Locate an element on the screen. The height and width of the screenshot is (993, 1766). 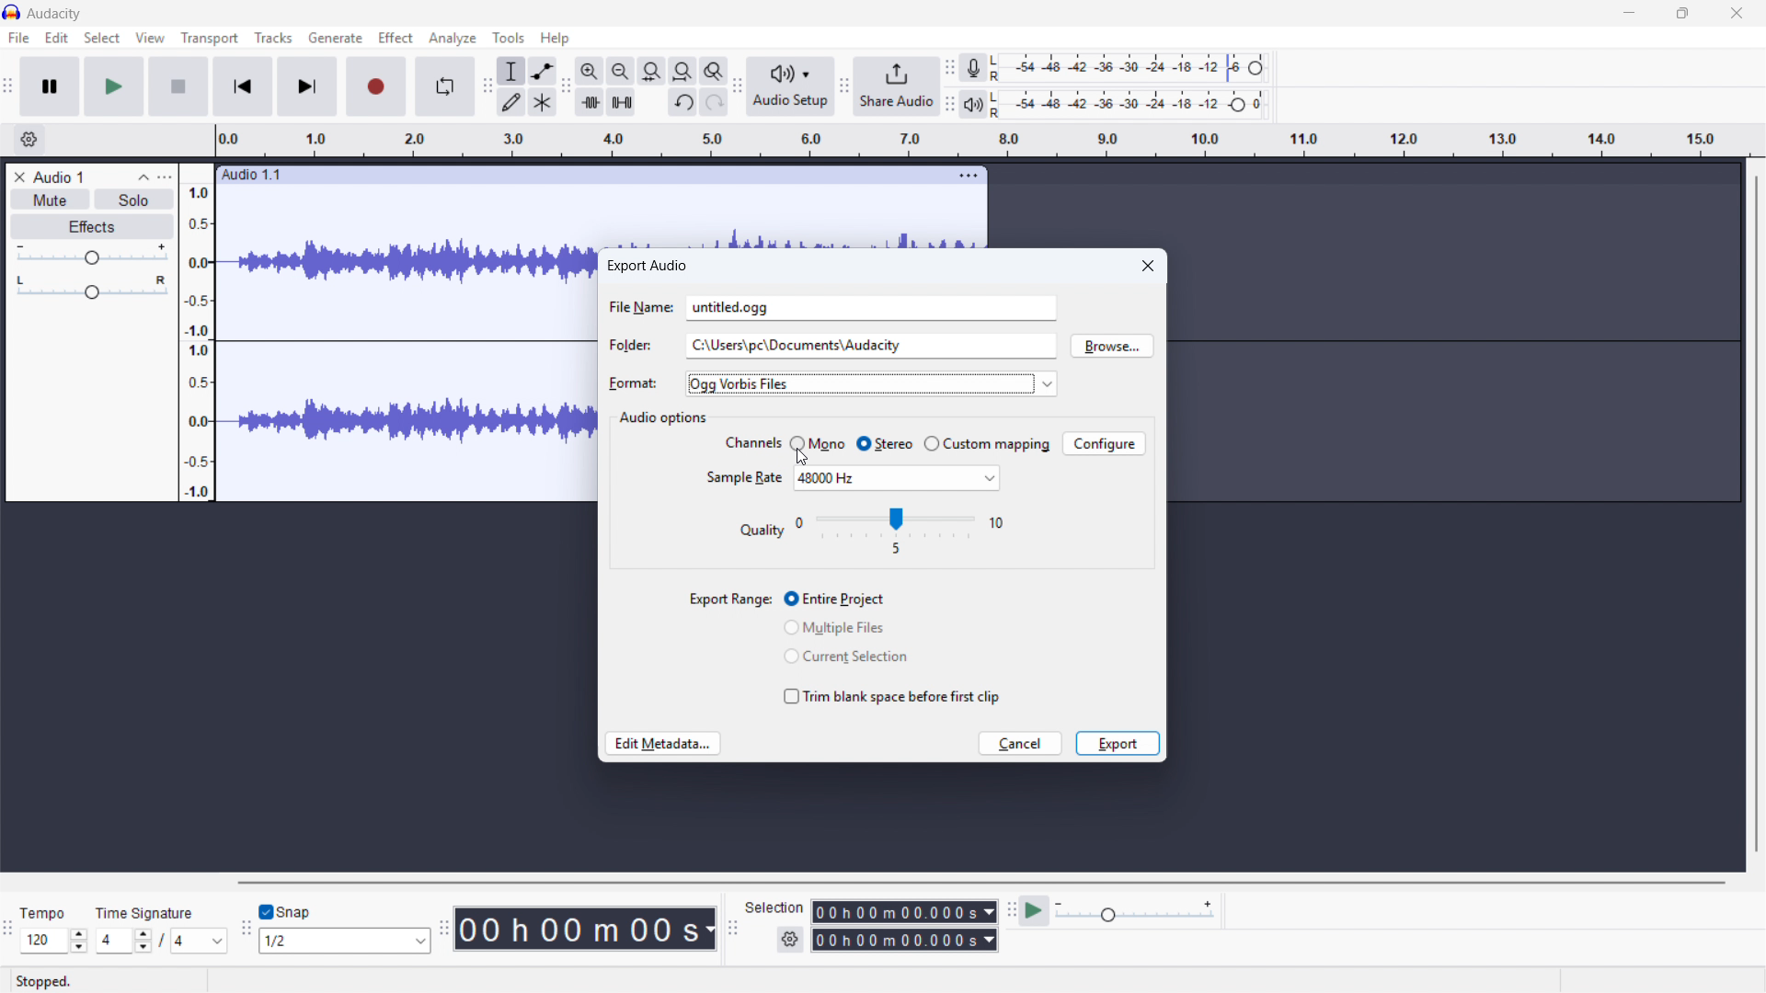
playback level  is located at coordinates (1134, 105).